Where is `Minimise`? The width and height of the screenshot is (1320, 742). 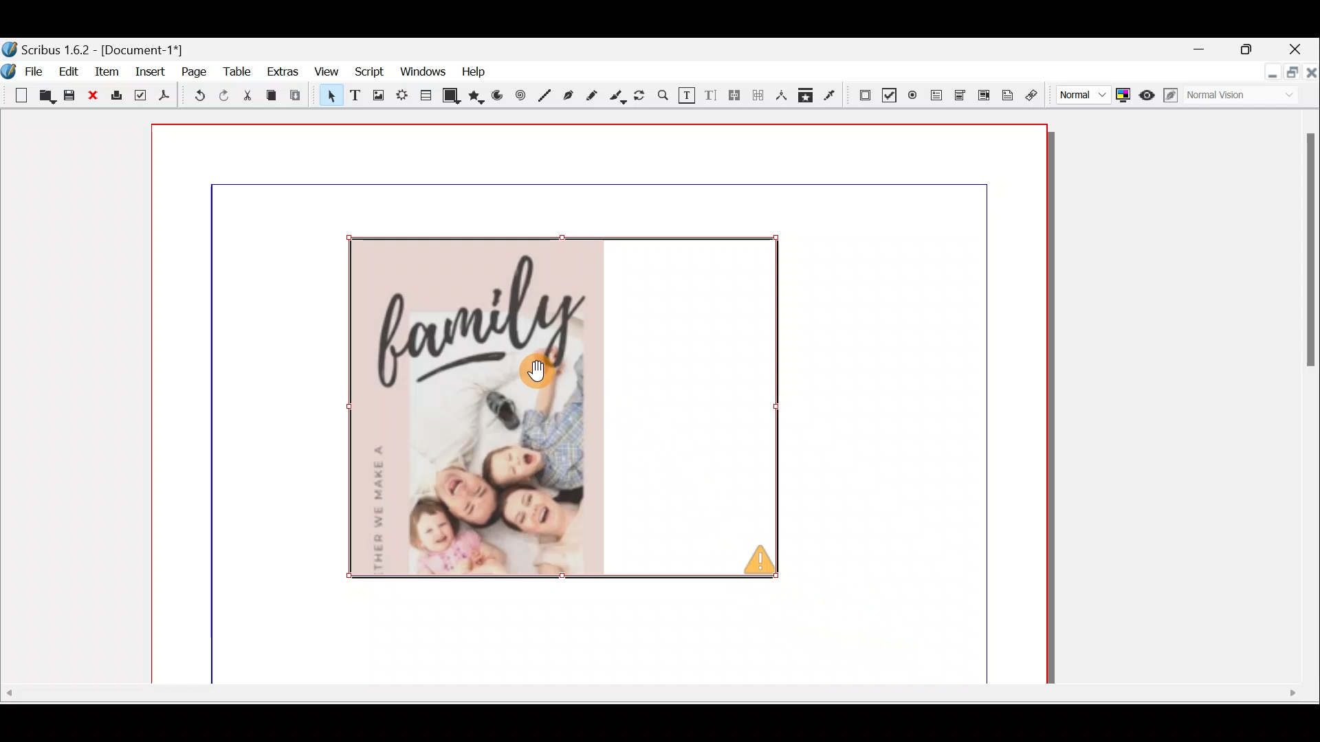
Minimise is located at coordinates (1268, 73).